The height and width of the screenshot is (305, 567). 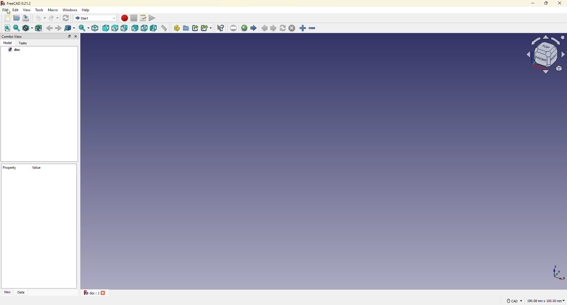 What do you see at coordinates (544, 54) in the screenshot?
I see `model view` at bounding box center [544, 54].